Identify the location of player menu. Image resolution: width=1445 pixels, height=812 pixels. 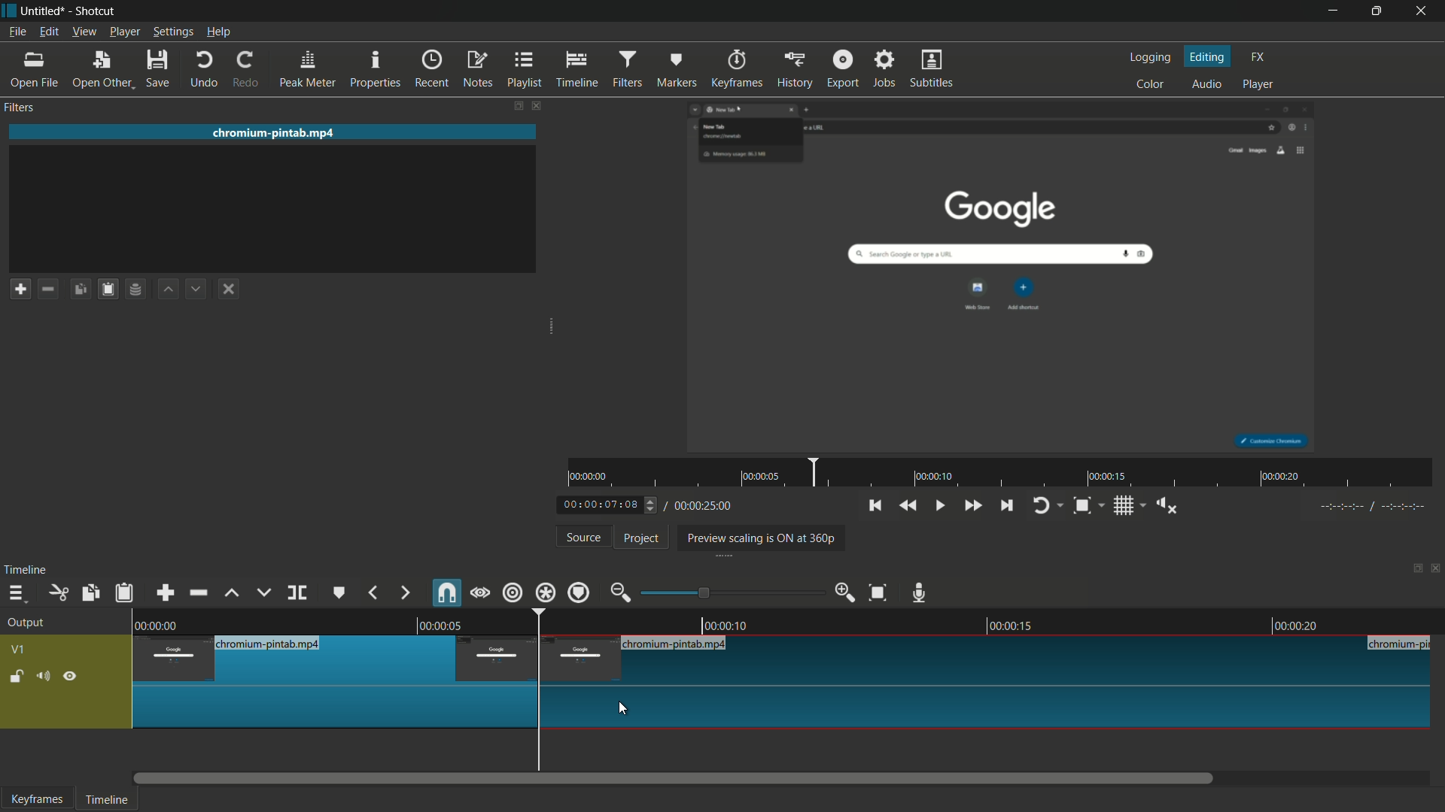
(126, 31).